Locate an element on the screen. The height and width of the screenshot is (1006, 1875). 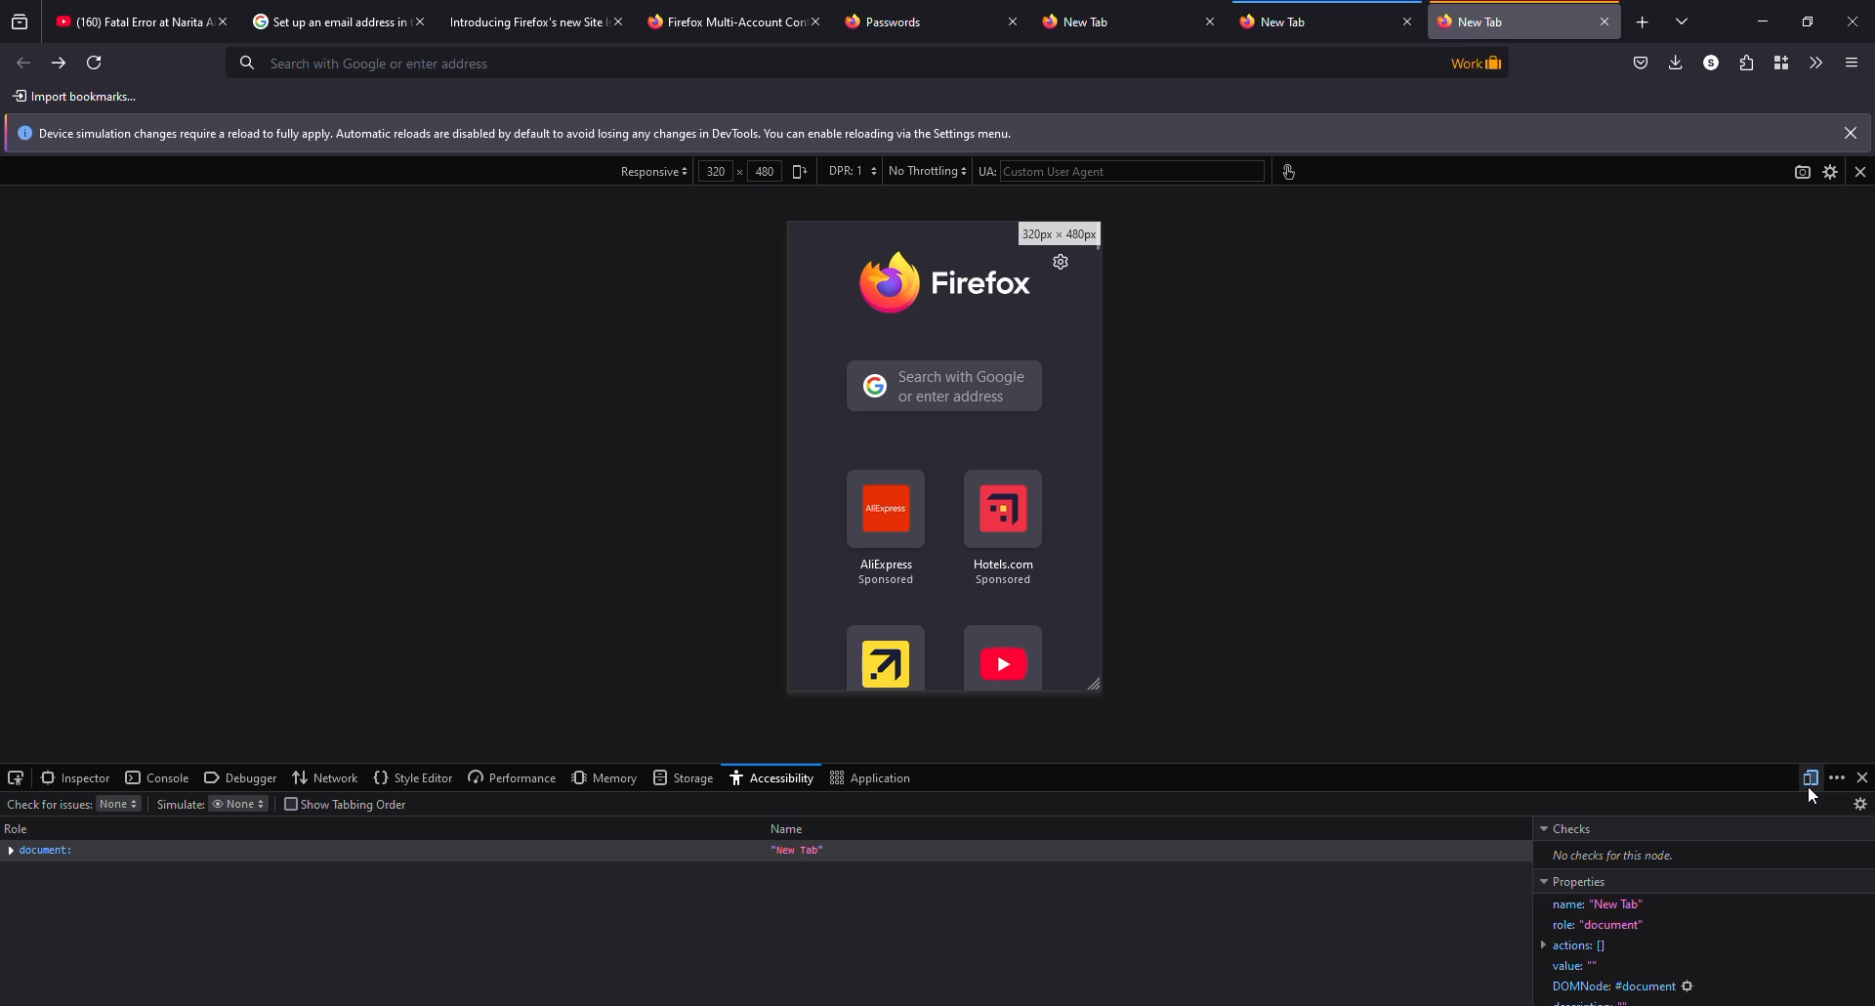
tab is located at coordinates (1510, 21).